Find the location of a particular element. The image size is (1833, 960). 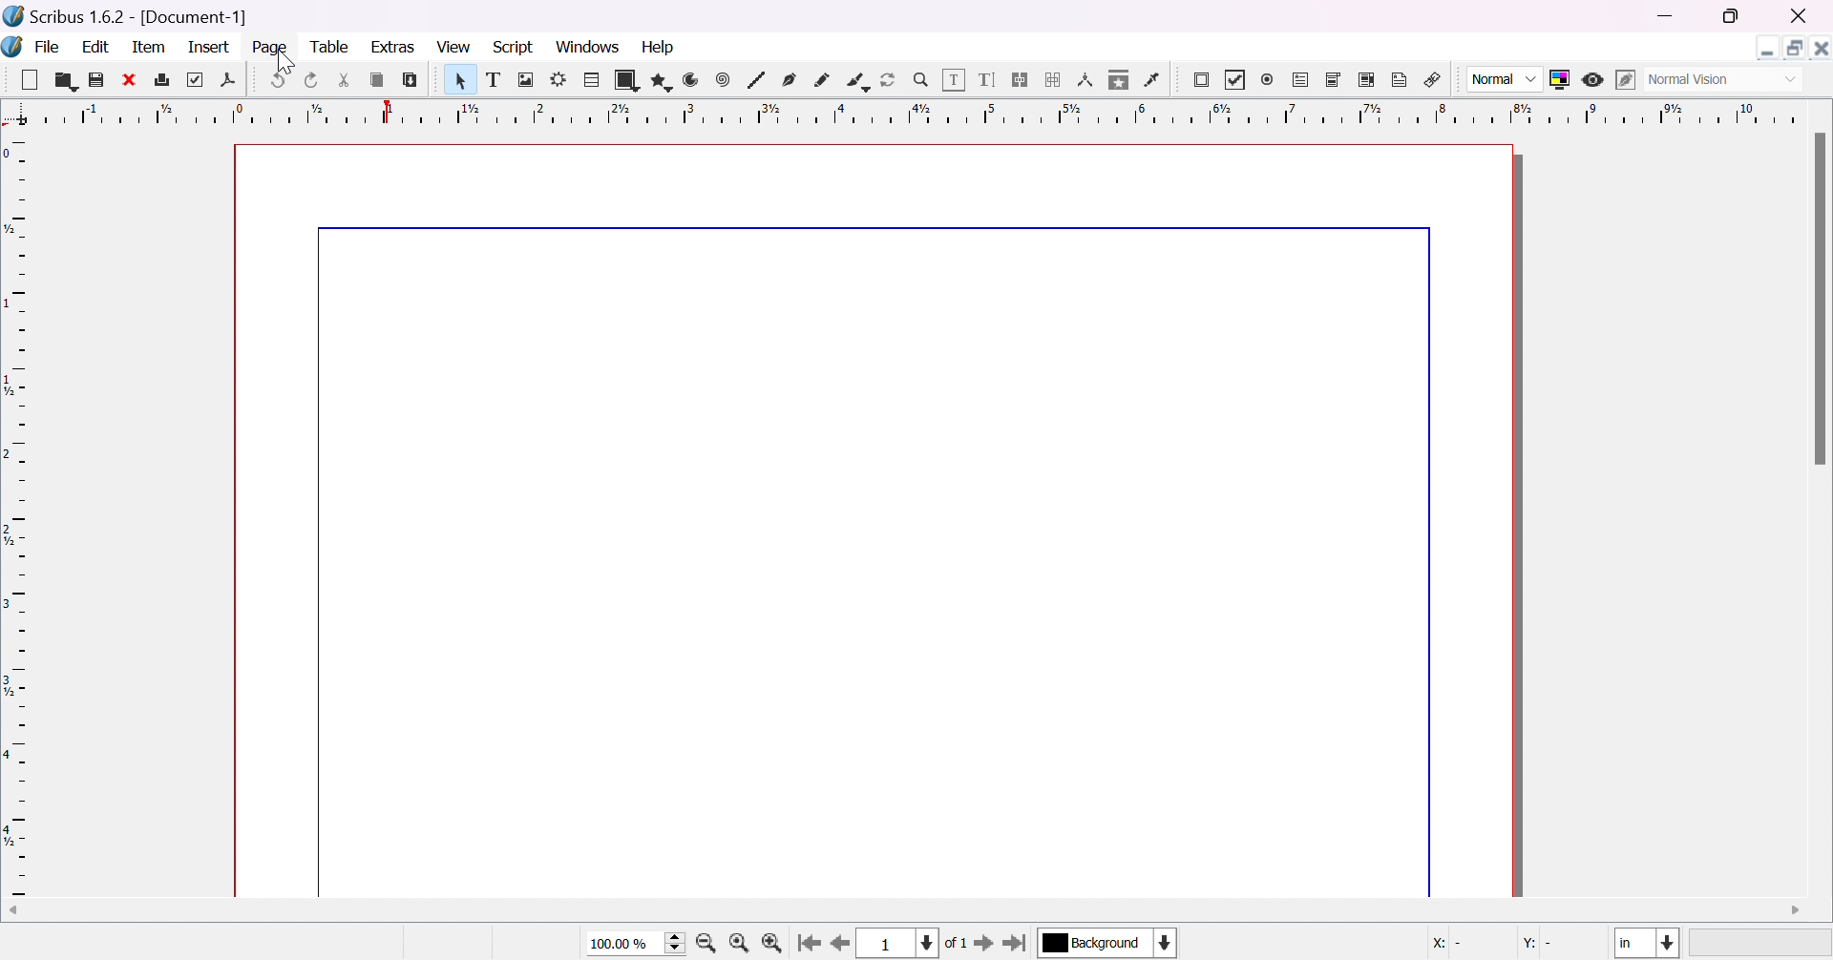

undo is located at coordinates (282, 77).